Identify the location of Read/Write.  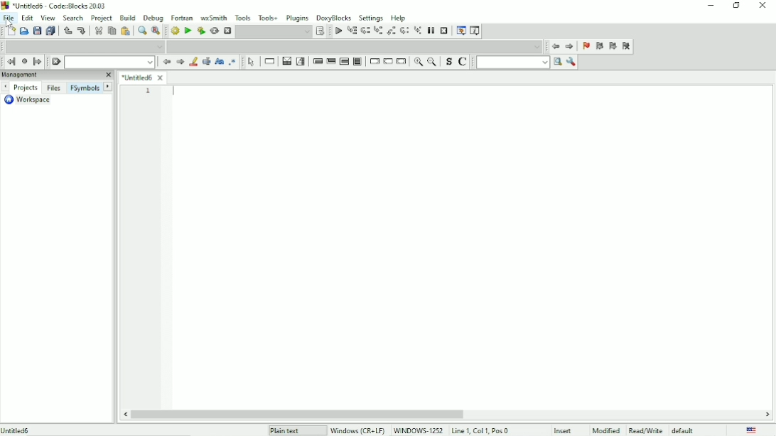
(645, 429).